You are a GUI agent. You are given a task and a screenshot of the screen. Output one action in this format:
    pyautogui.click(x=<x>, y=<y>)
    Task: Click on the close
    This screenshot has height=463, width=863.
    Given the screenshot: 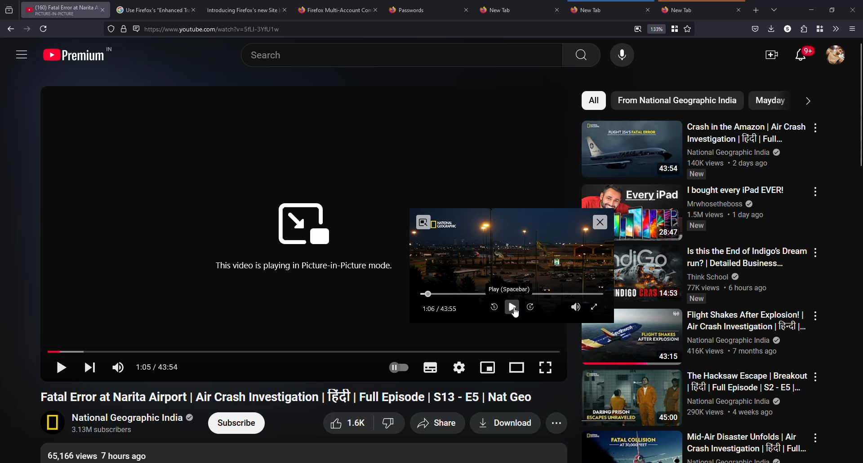 What is the action you would take?
    pyautogui.click(x=377, y=8)
    